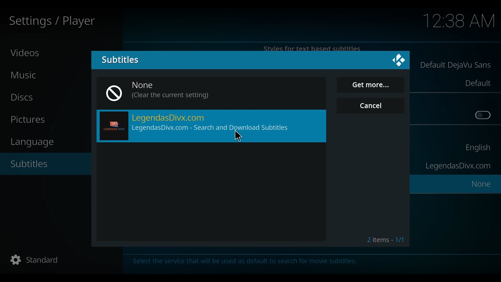 This screenshot has width=501, height=282. I want to click on language, so click(35, 142).